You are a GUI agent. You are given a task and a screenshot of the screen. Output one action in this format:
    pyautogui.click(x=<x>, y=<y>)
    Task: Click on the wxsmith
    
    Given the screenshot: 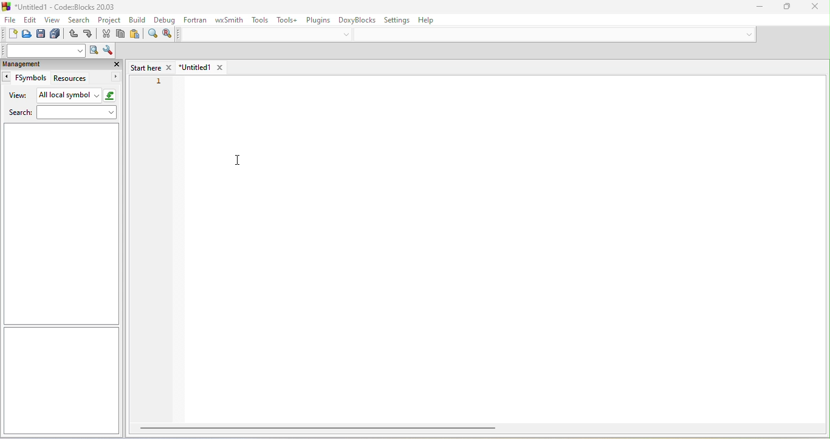 What is the action you would take?
    pyautogui.click(x=229, y=22)
    